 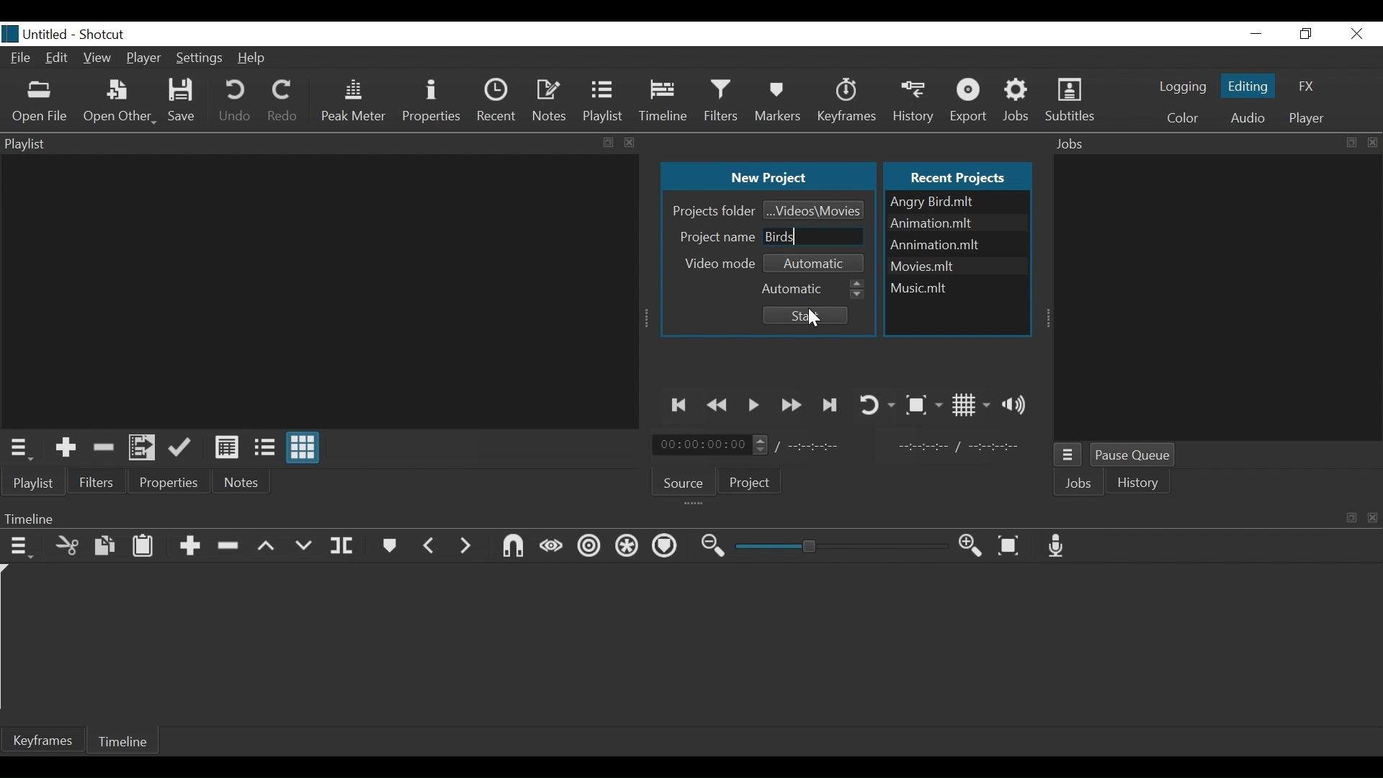 What do you see at coordinates (58, 60) in the screenshot?
I see `Edit` at bounding box center [58, 60].